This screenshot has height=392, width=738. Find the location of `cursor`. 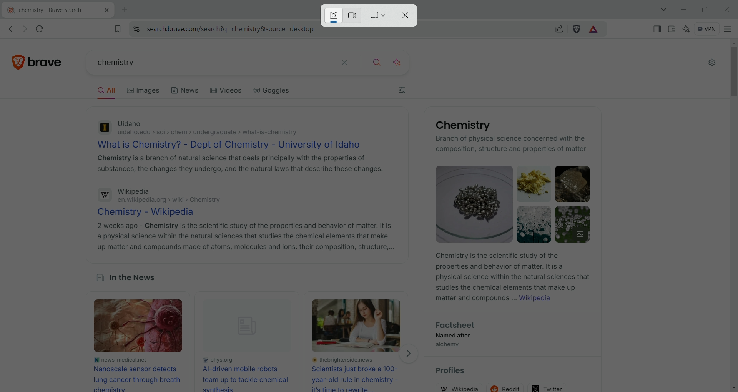

cursor is located at coordinates (8, 37).